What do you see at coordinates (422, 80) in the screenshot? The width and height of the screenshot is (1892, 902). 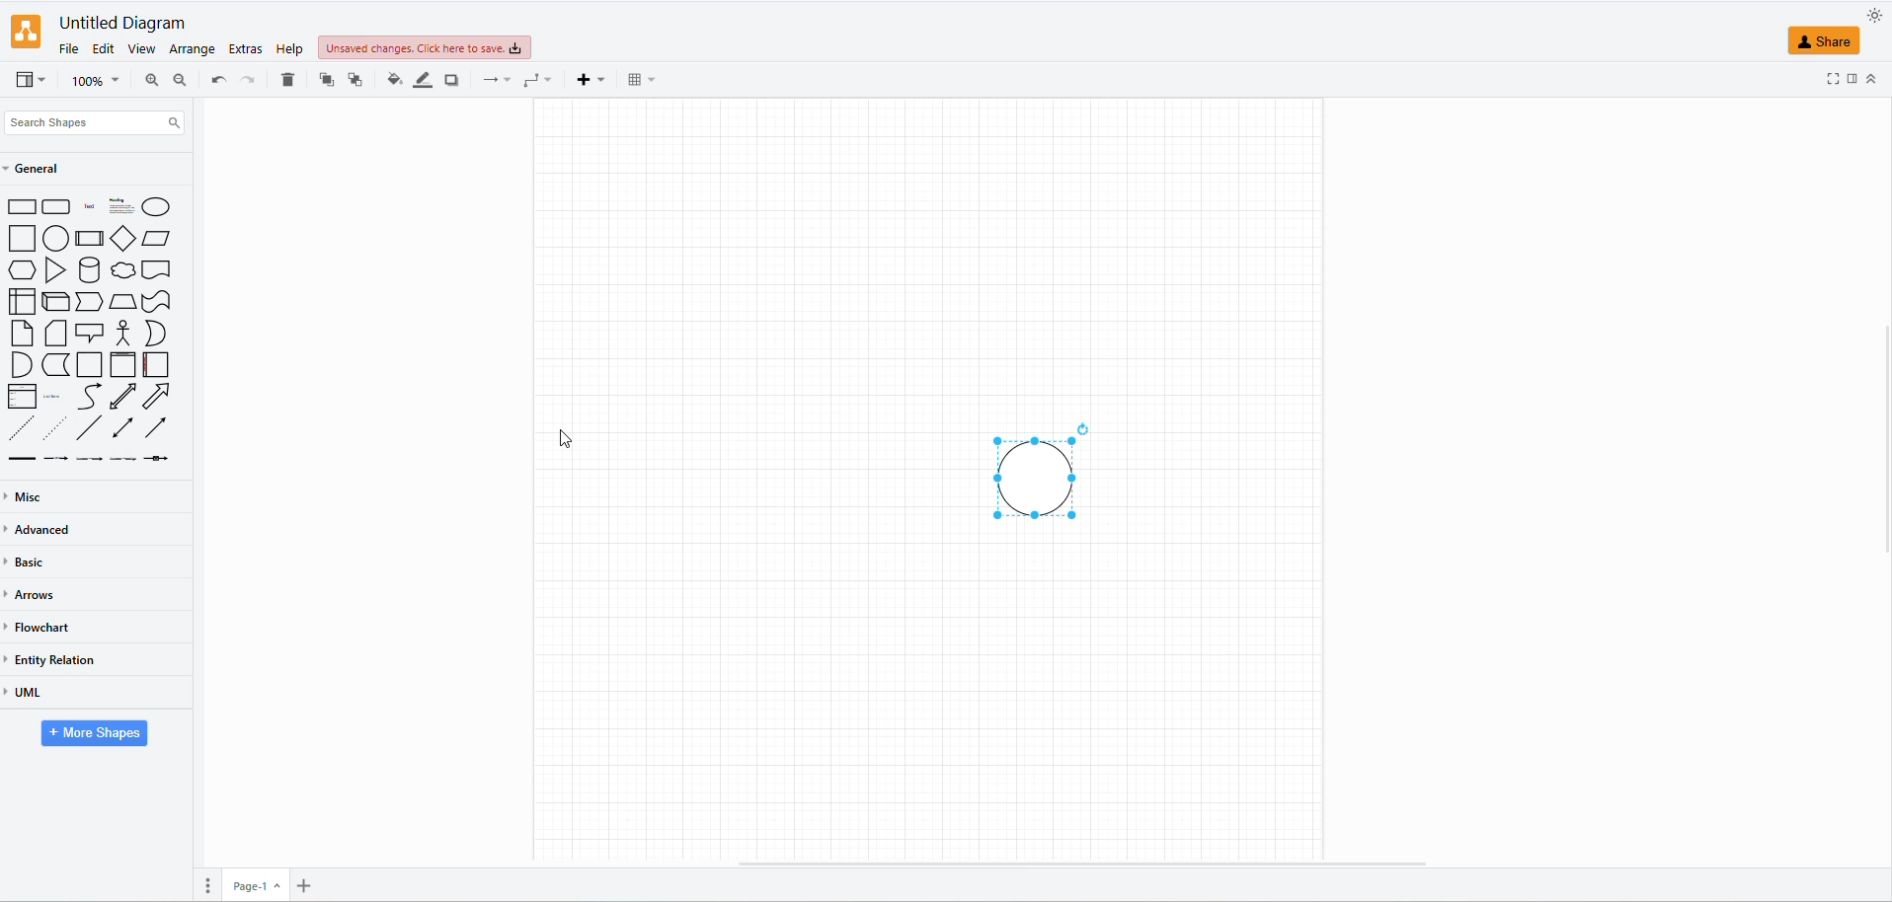 I see `LINE COLOR` at bounding box center [422, 80].